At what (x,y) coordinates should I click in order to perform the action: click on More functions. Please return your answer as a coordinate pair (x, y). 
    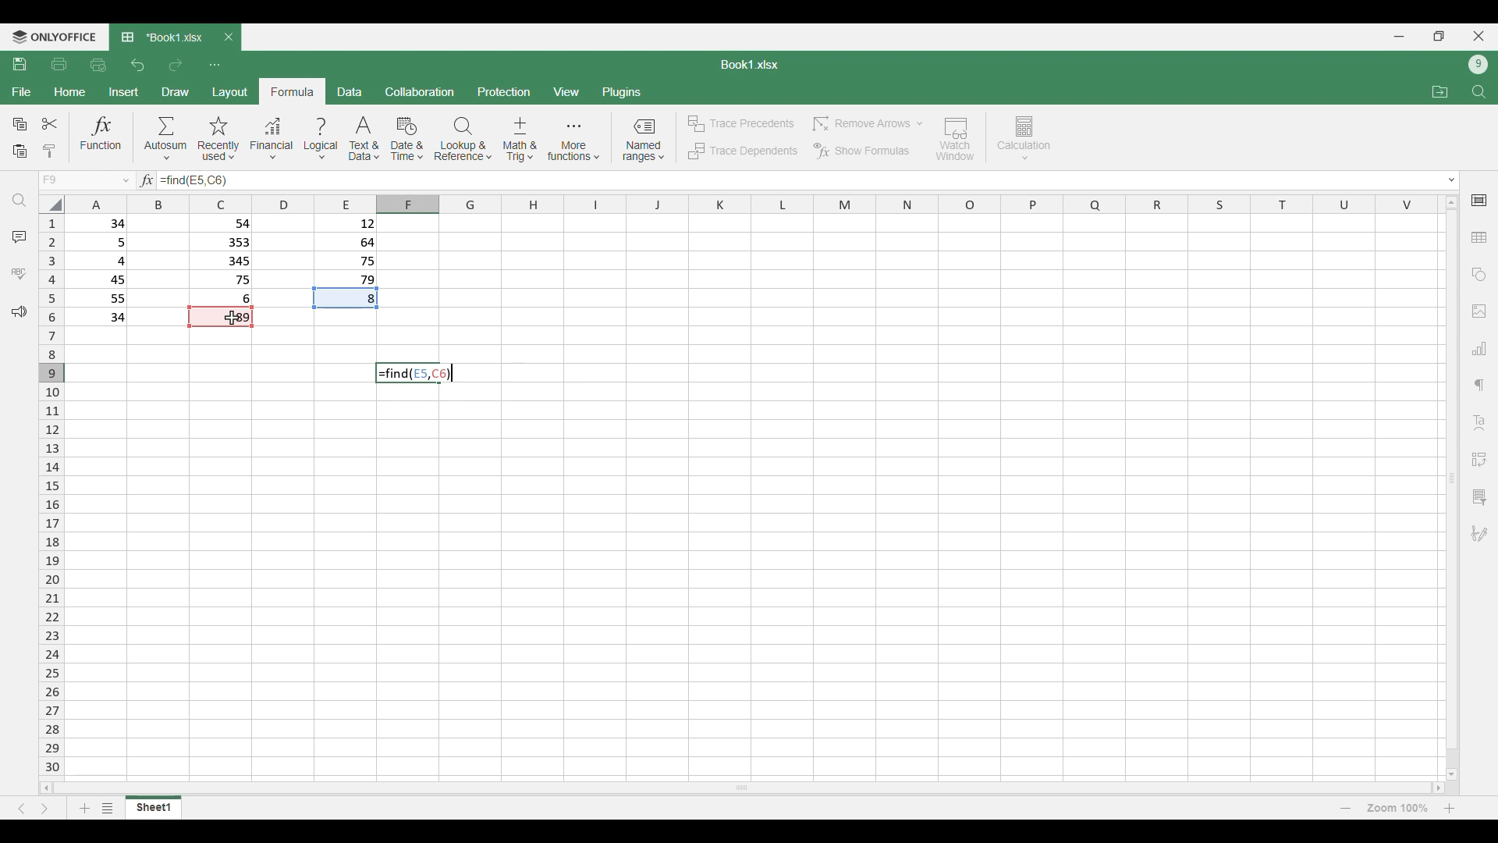
    Looking at the image, I should click on (573, 140).